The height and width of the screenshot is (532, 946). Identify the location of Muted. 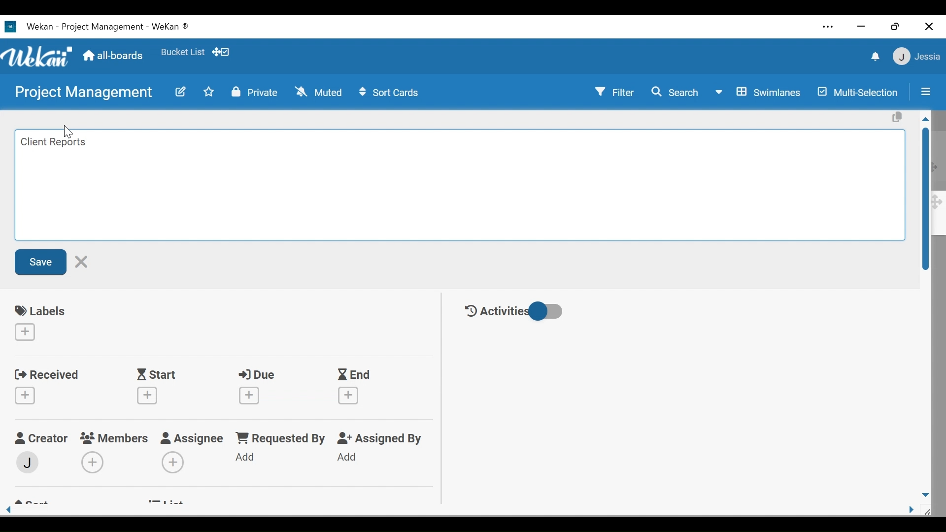
(318, 93).